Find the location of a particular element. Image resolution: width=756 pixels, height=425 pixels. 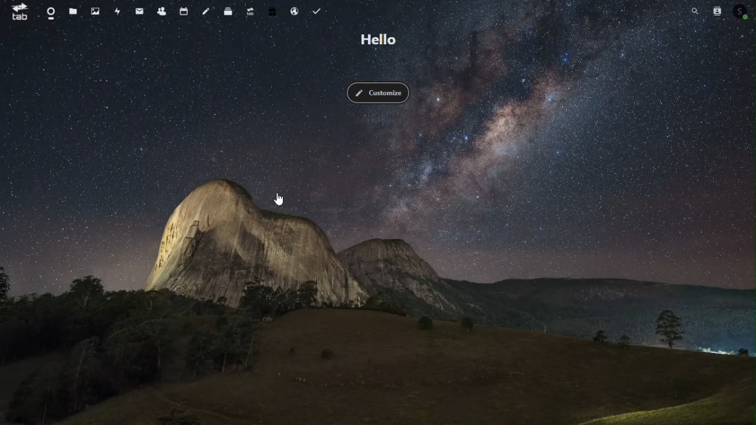

Upgrade is located at coordinates (249, 12).